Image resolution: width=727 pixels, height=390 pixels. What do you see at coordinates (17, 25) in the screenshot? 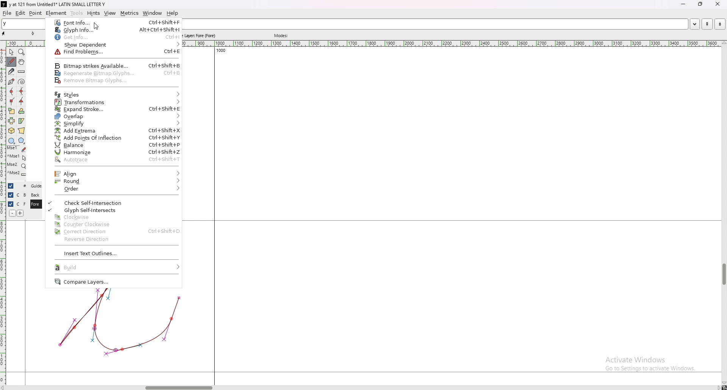
I see `y` at bounding box center [17, 25].